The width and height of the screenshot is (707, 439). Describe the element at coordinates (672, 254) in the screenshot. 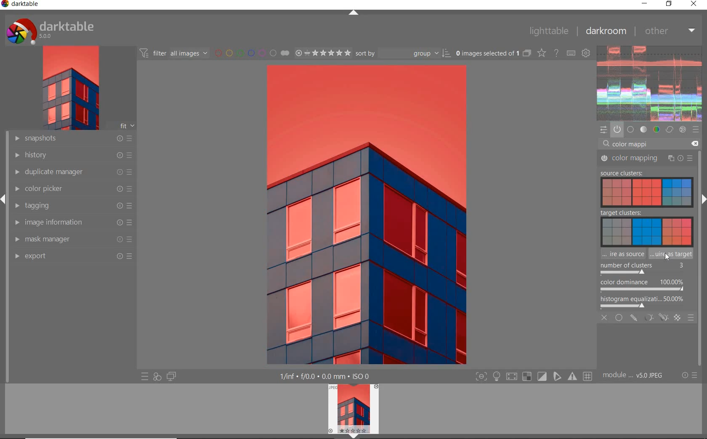

I see `ANALYZE THIS IMAGE AS TARGET IMAGE` at that location.